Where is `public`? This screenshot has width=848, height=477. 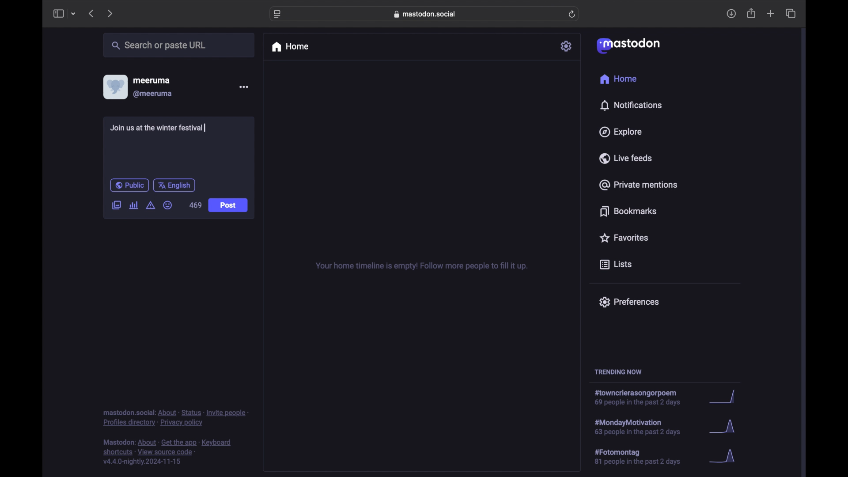
public is located at coordinates (129, 185).